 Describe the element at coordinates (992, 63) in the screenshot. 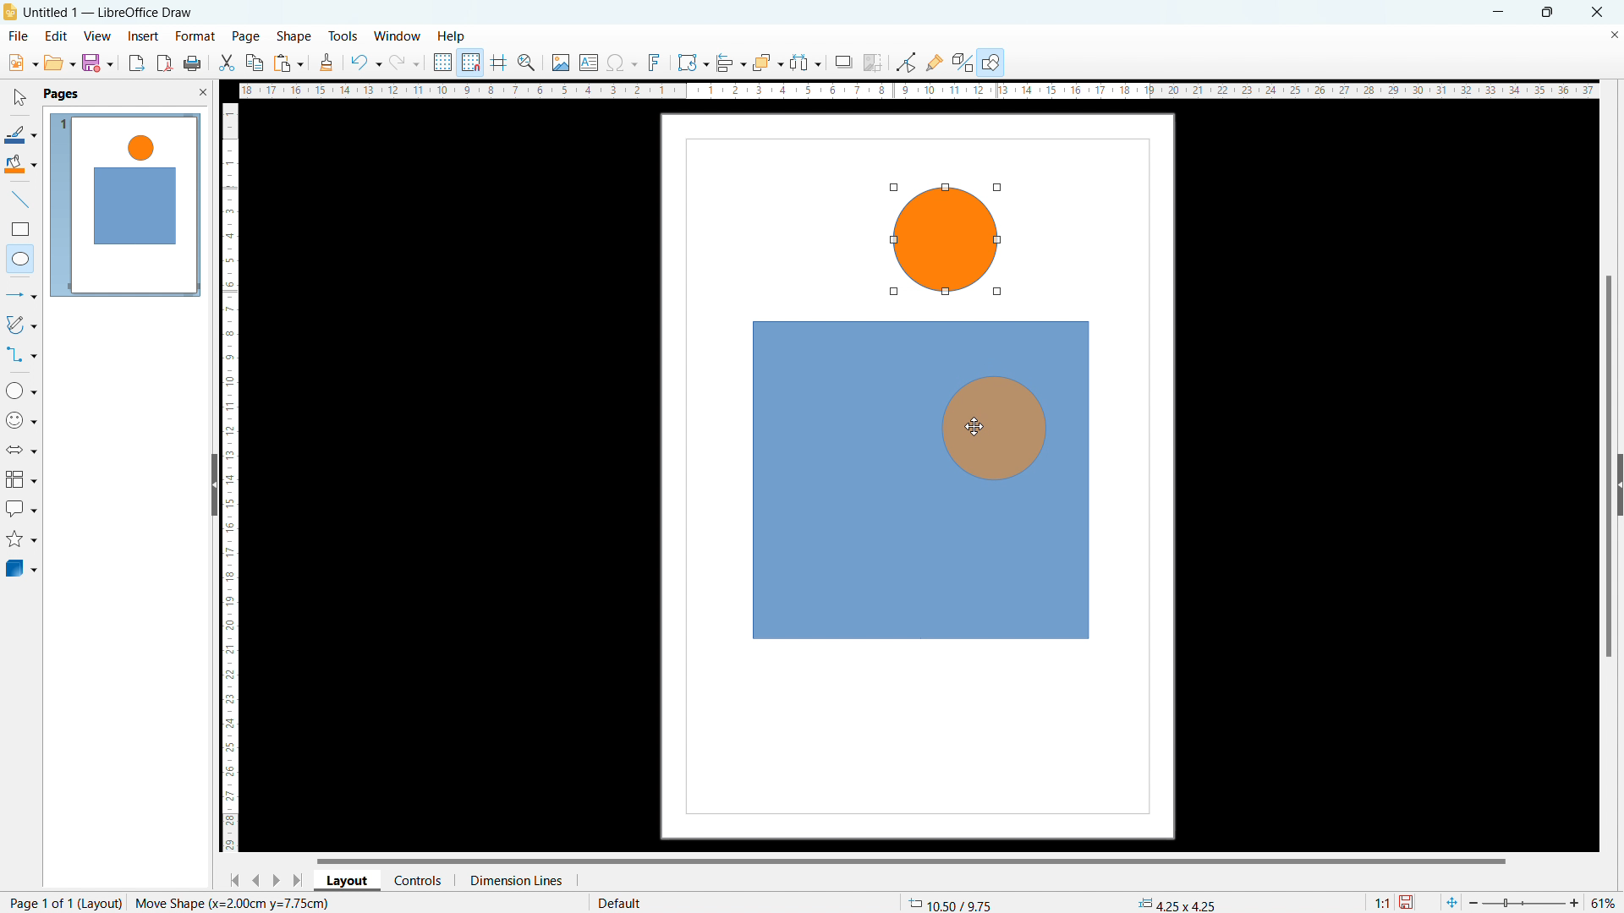

I see `show draw functions` at that location.